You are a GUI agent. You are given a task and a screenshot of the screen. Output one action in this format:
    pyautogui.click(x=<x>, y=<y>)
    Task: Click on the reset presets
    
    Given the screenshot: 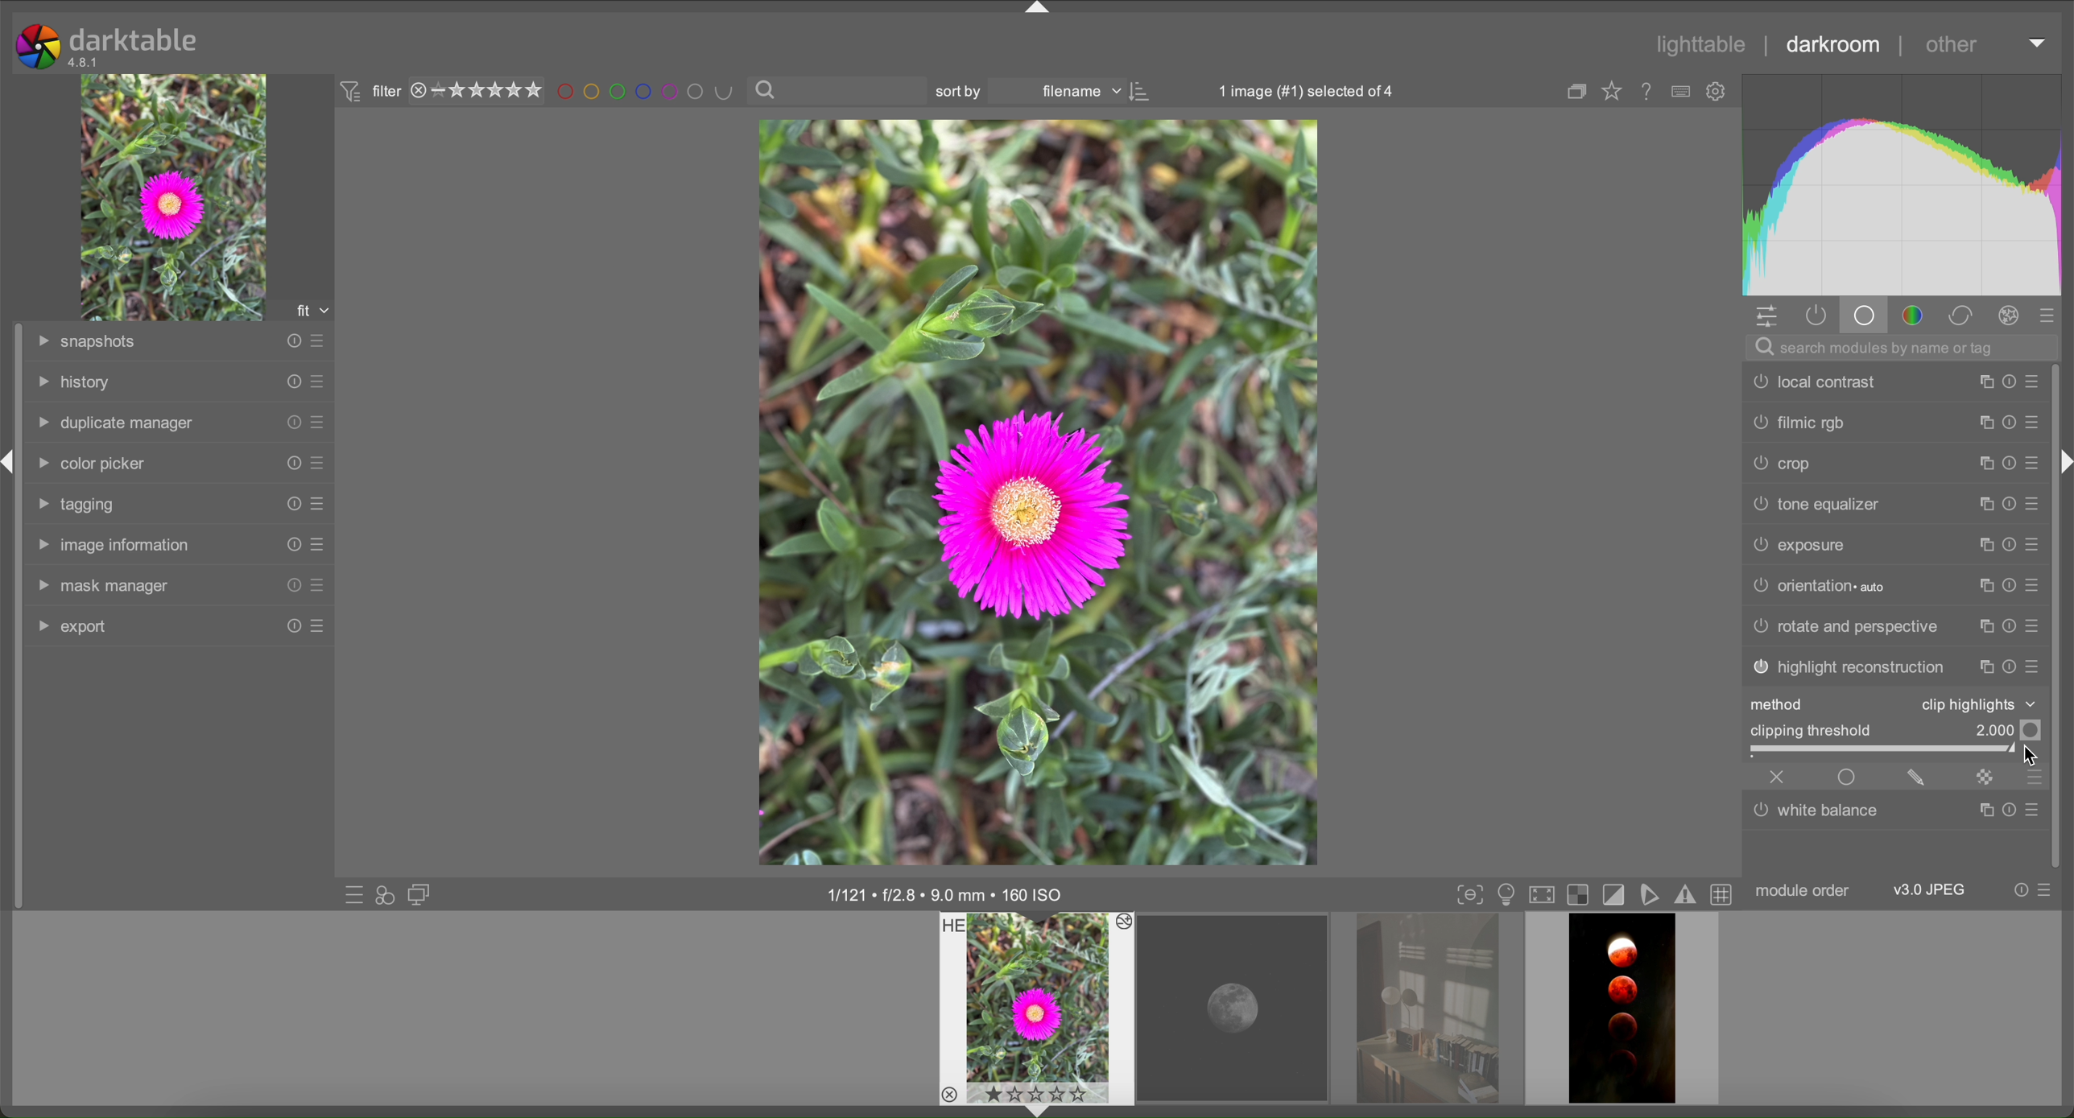 What is the action you would take?
    pyautogui.click(x=2006, y=383)
    